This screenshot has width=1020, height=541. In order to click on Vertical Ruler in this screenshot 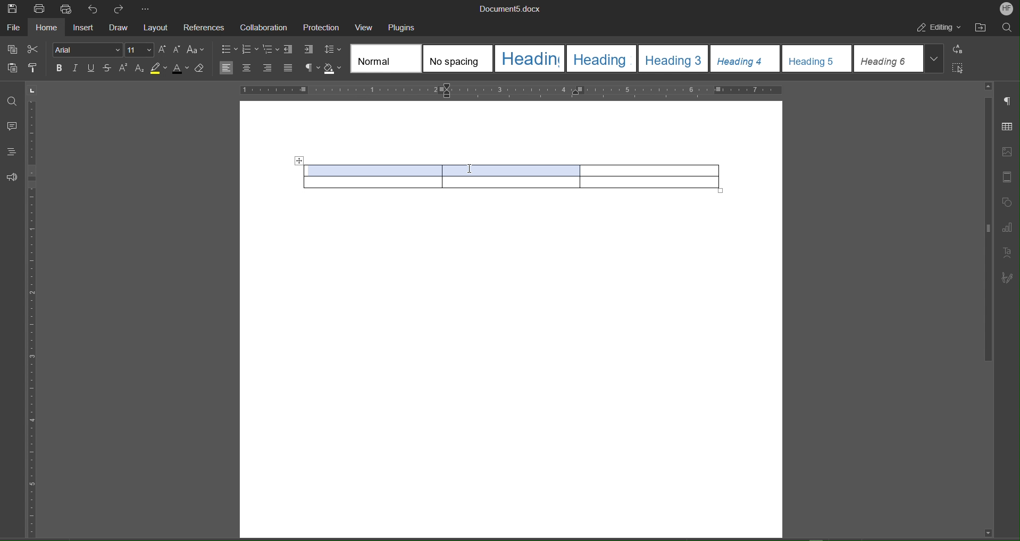, I will do `click(34, 318)`.